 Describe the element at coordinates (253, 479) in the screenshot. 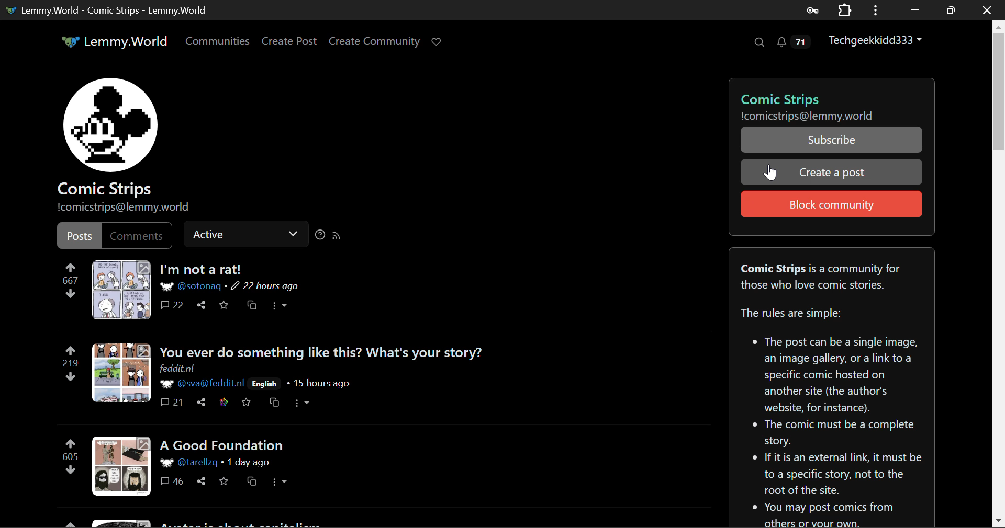

I see `Cross-post` at that location.